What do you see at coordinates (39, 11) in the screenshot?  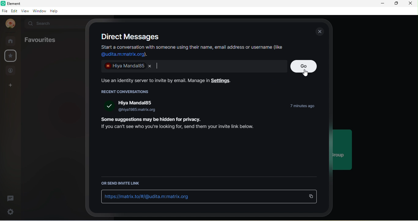 I see `window` at bounding box center [39, 11].